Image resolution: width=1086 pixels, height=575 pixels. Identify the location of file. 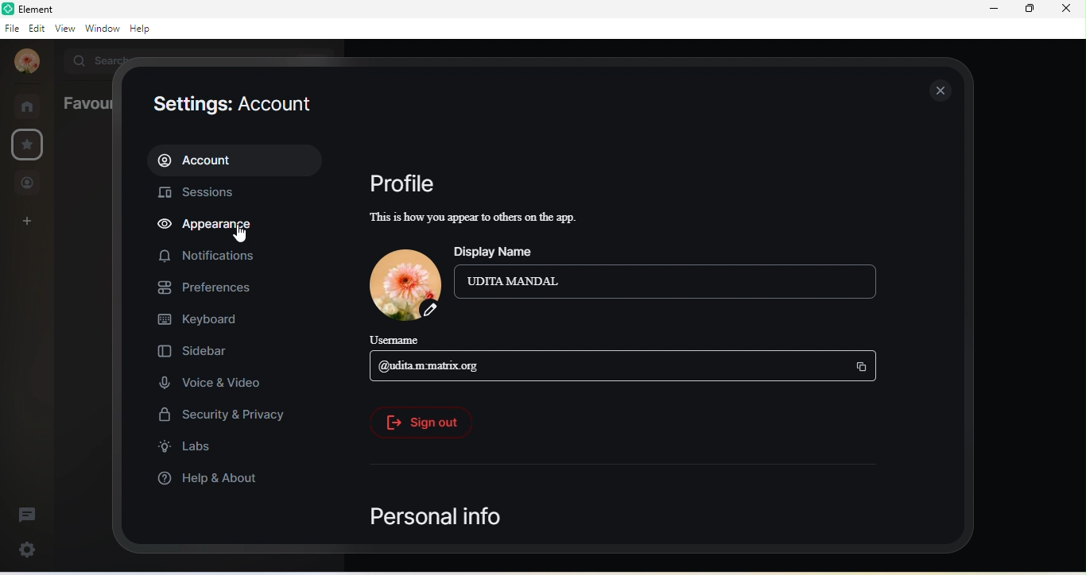
(11, 30).